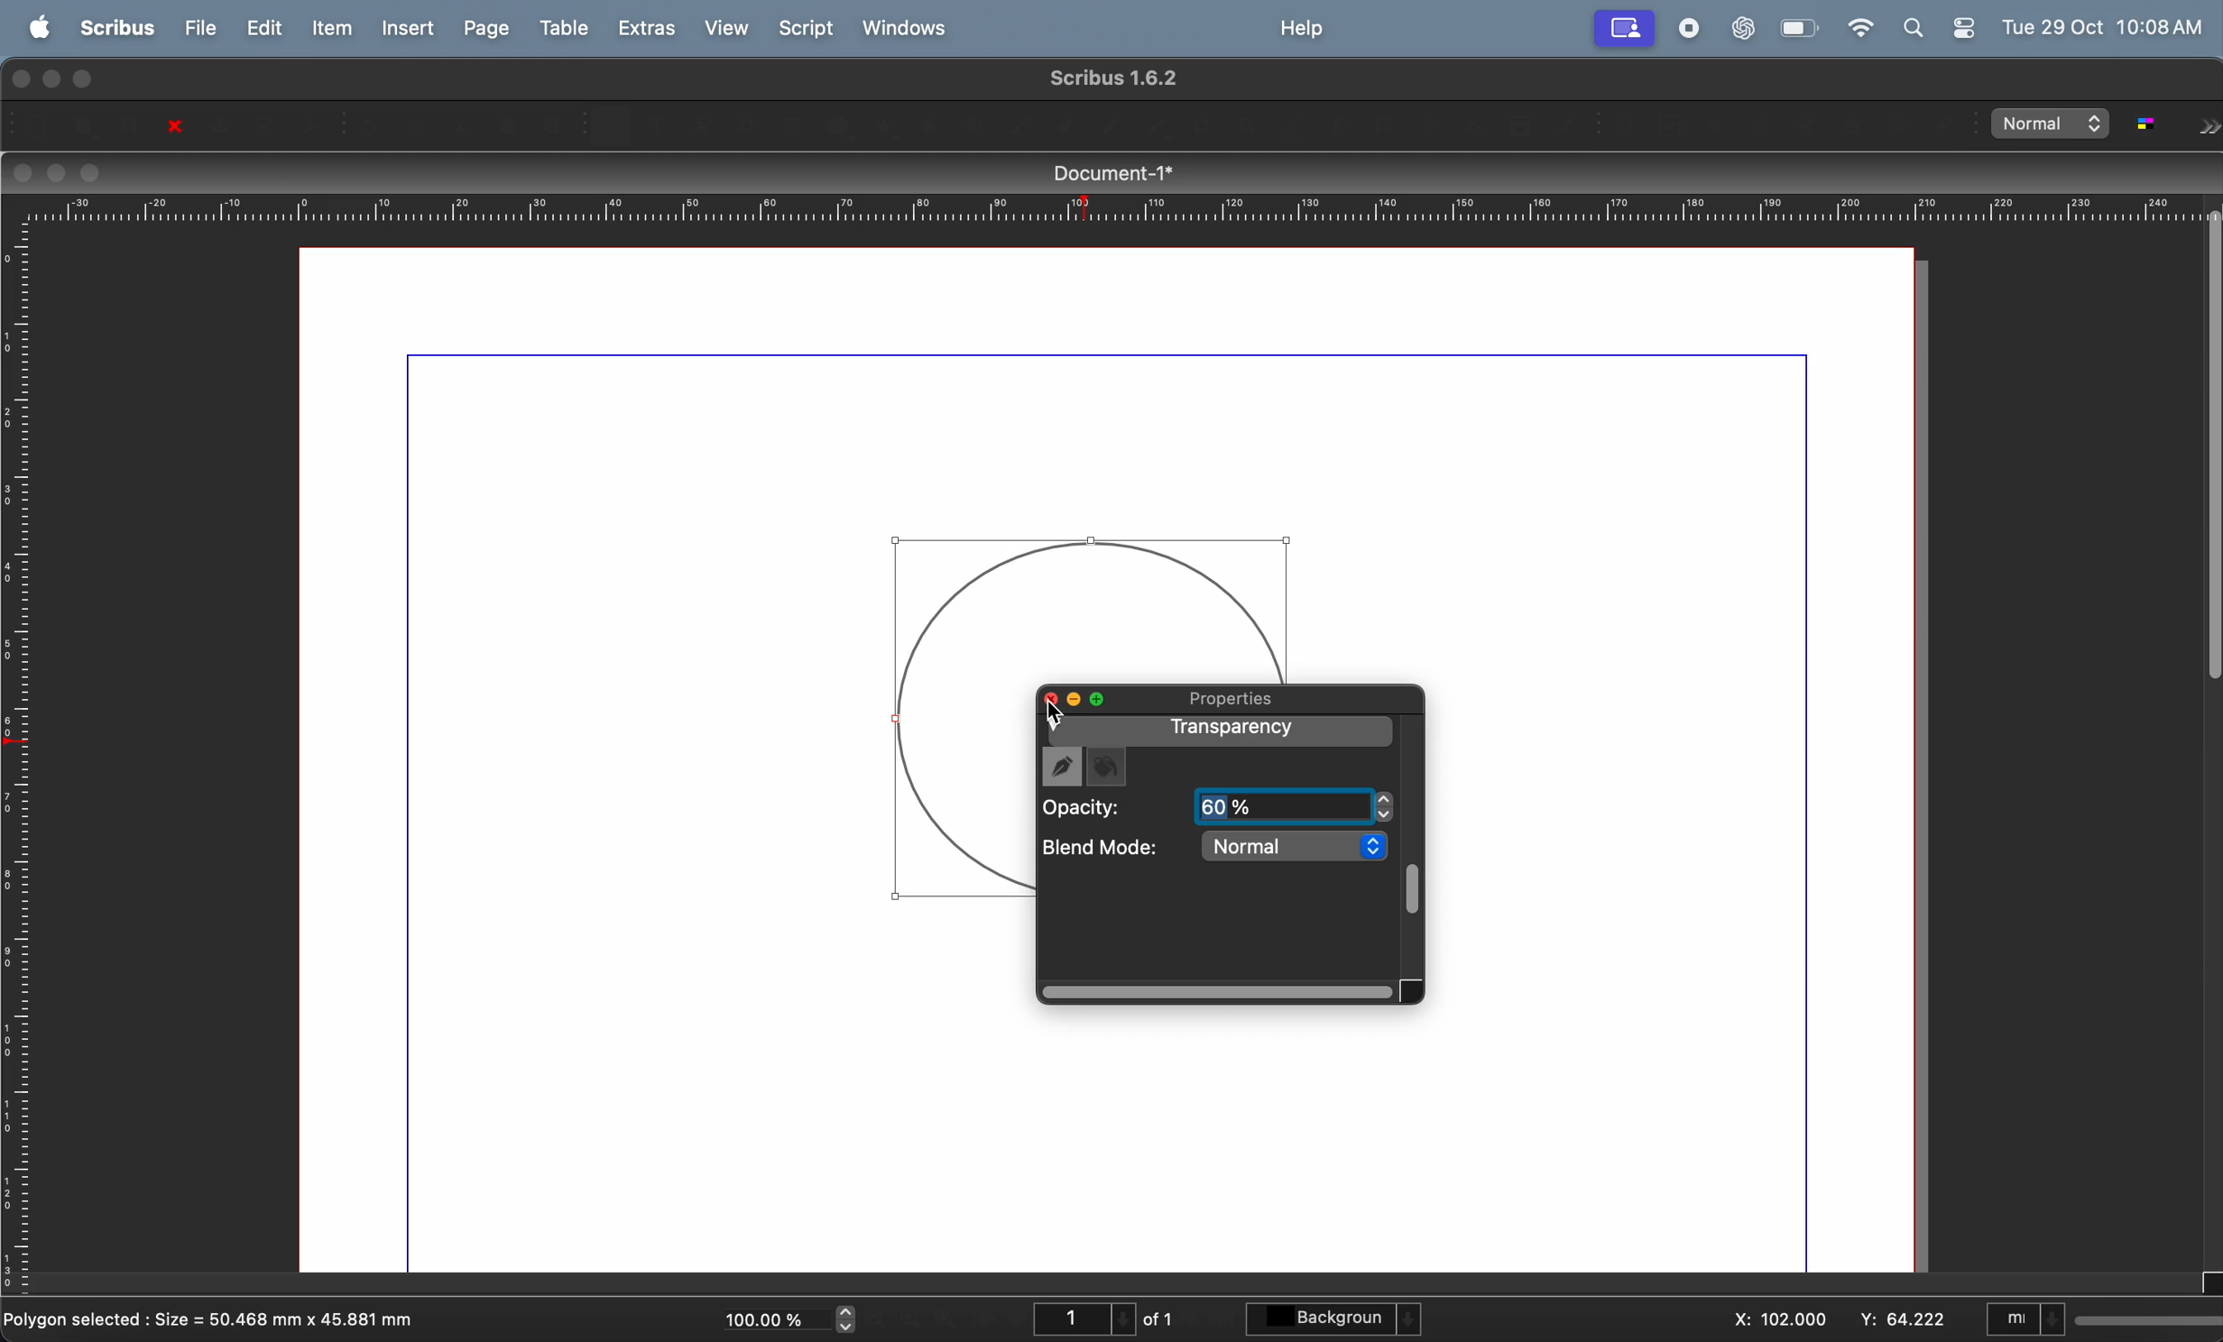 Image resolution: width=2223 pixels, height=1342 pixels. What do you see at coordinates (1074, 699) in the screenshot?
I see `minimize` at bounding box center [1074, 699].